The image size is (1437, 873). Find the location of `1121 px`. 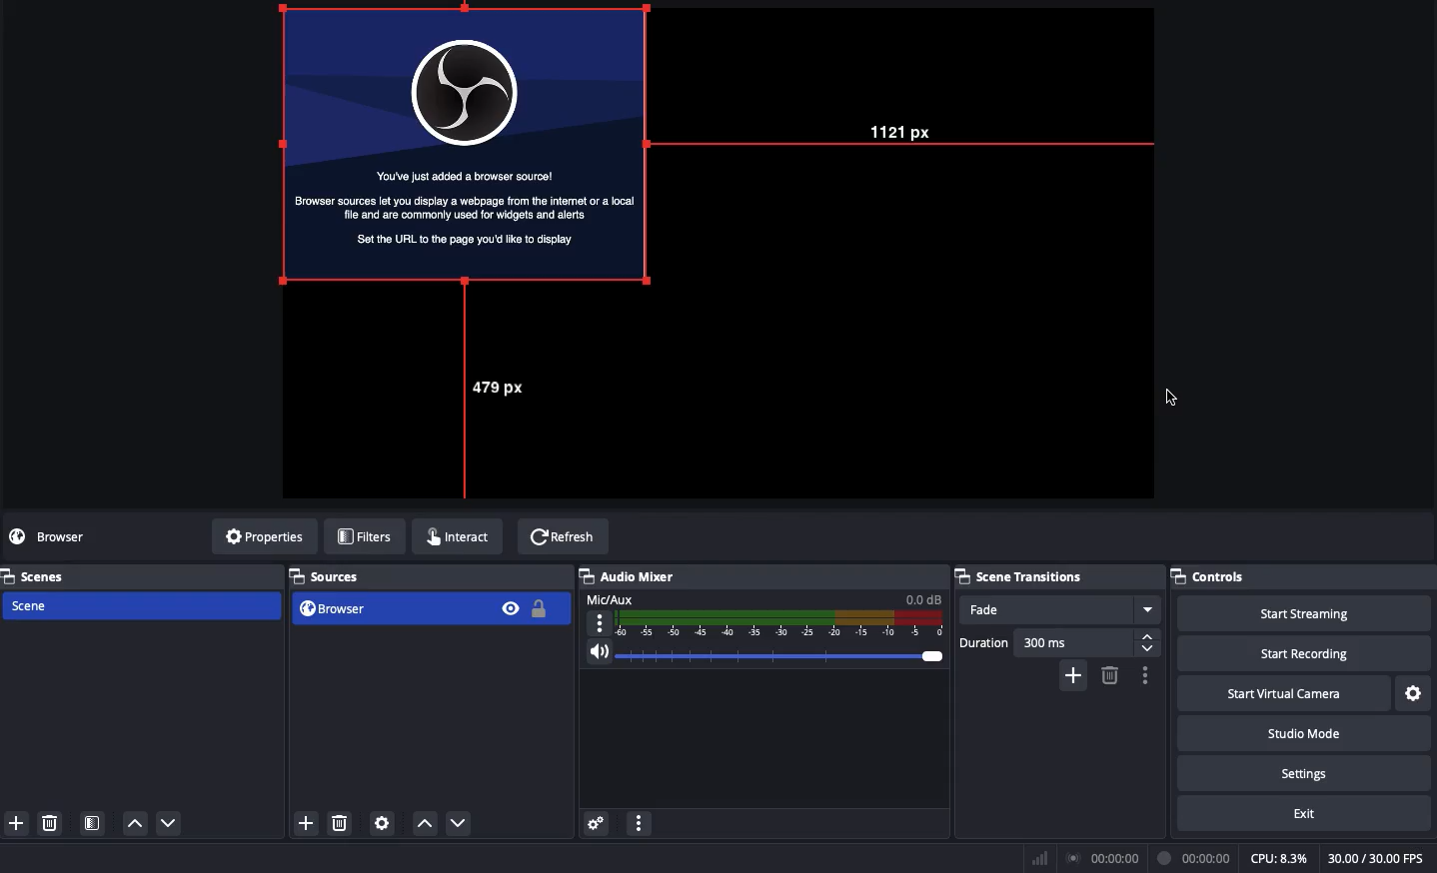

1121 px is located at coordinates (907, 132).